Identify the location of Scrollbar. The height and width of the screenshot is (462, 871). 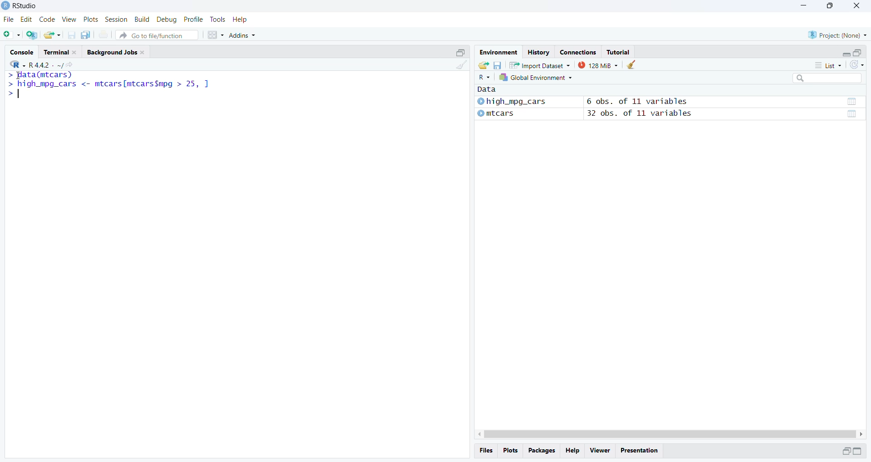
(670, 434).